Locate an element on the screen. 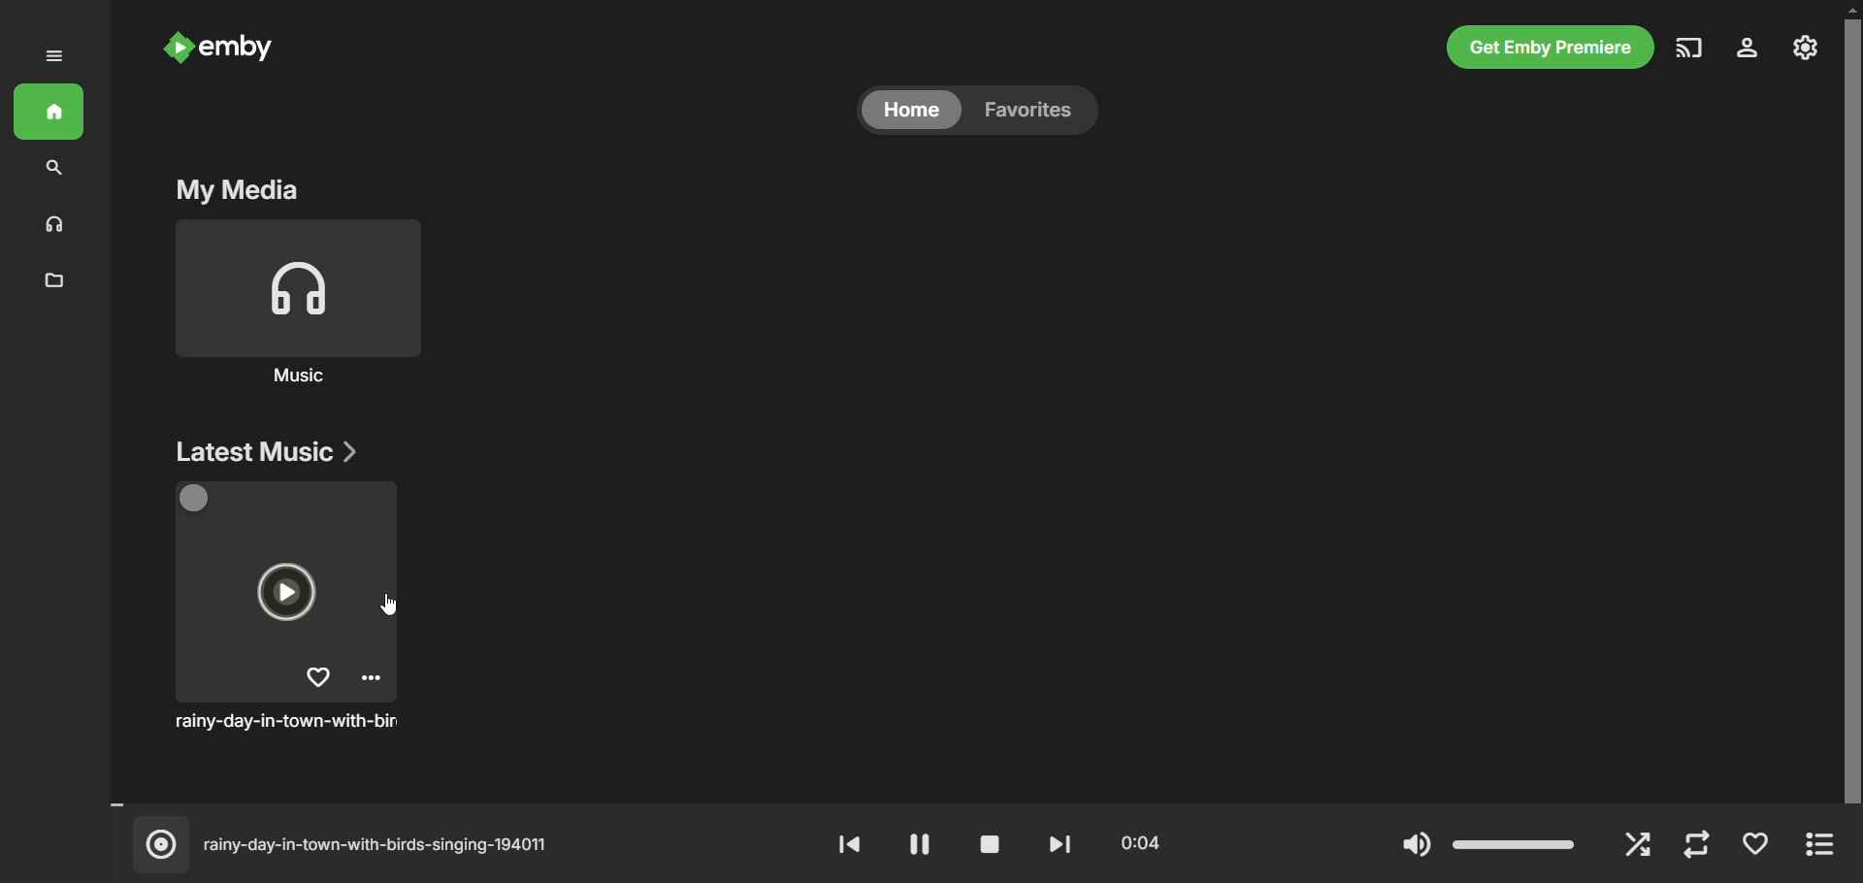 The height and width of the screenshot is (883, 1863). timeline is located at coordinates (959, 804).